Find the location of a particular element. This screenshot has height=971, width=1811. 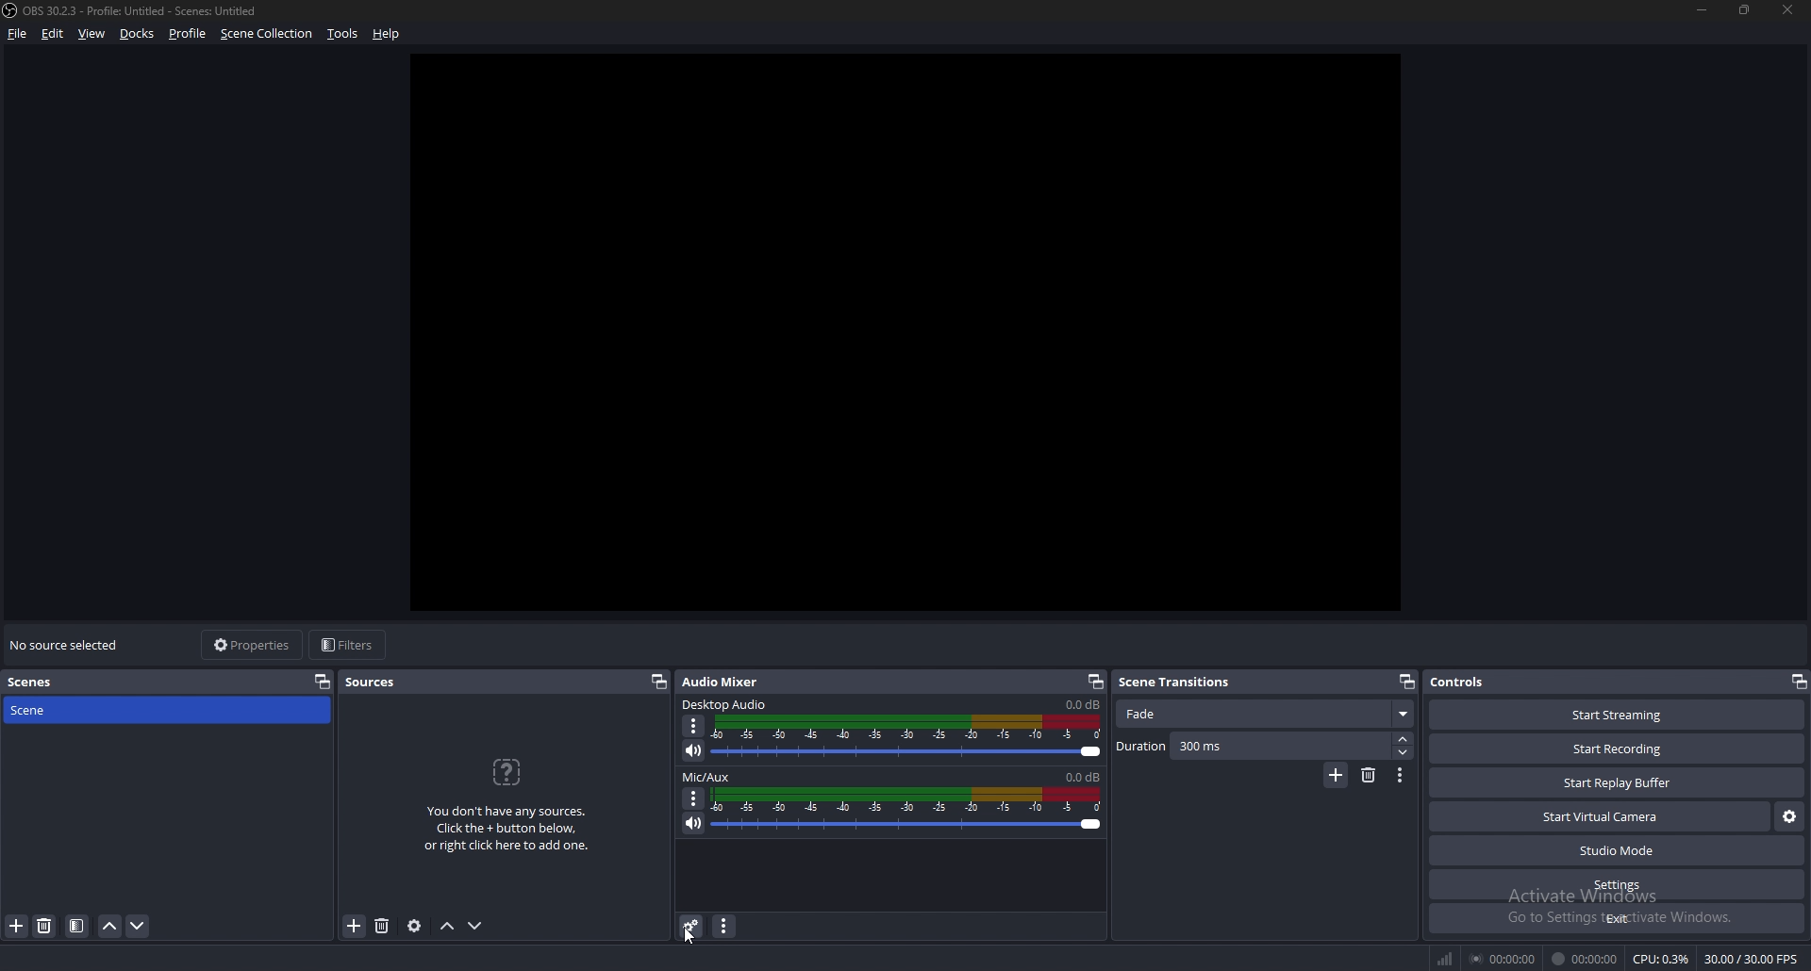

start replay buffer is located at coordinates (1618, 782).